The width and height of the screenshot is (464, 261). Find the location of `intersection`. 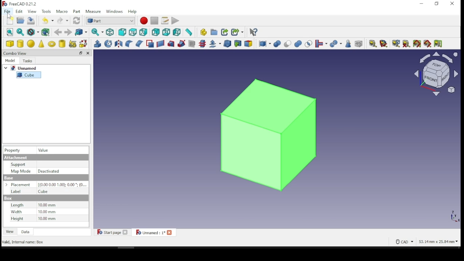

intersection is located at coordinates (308, 44).